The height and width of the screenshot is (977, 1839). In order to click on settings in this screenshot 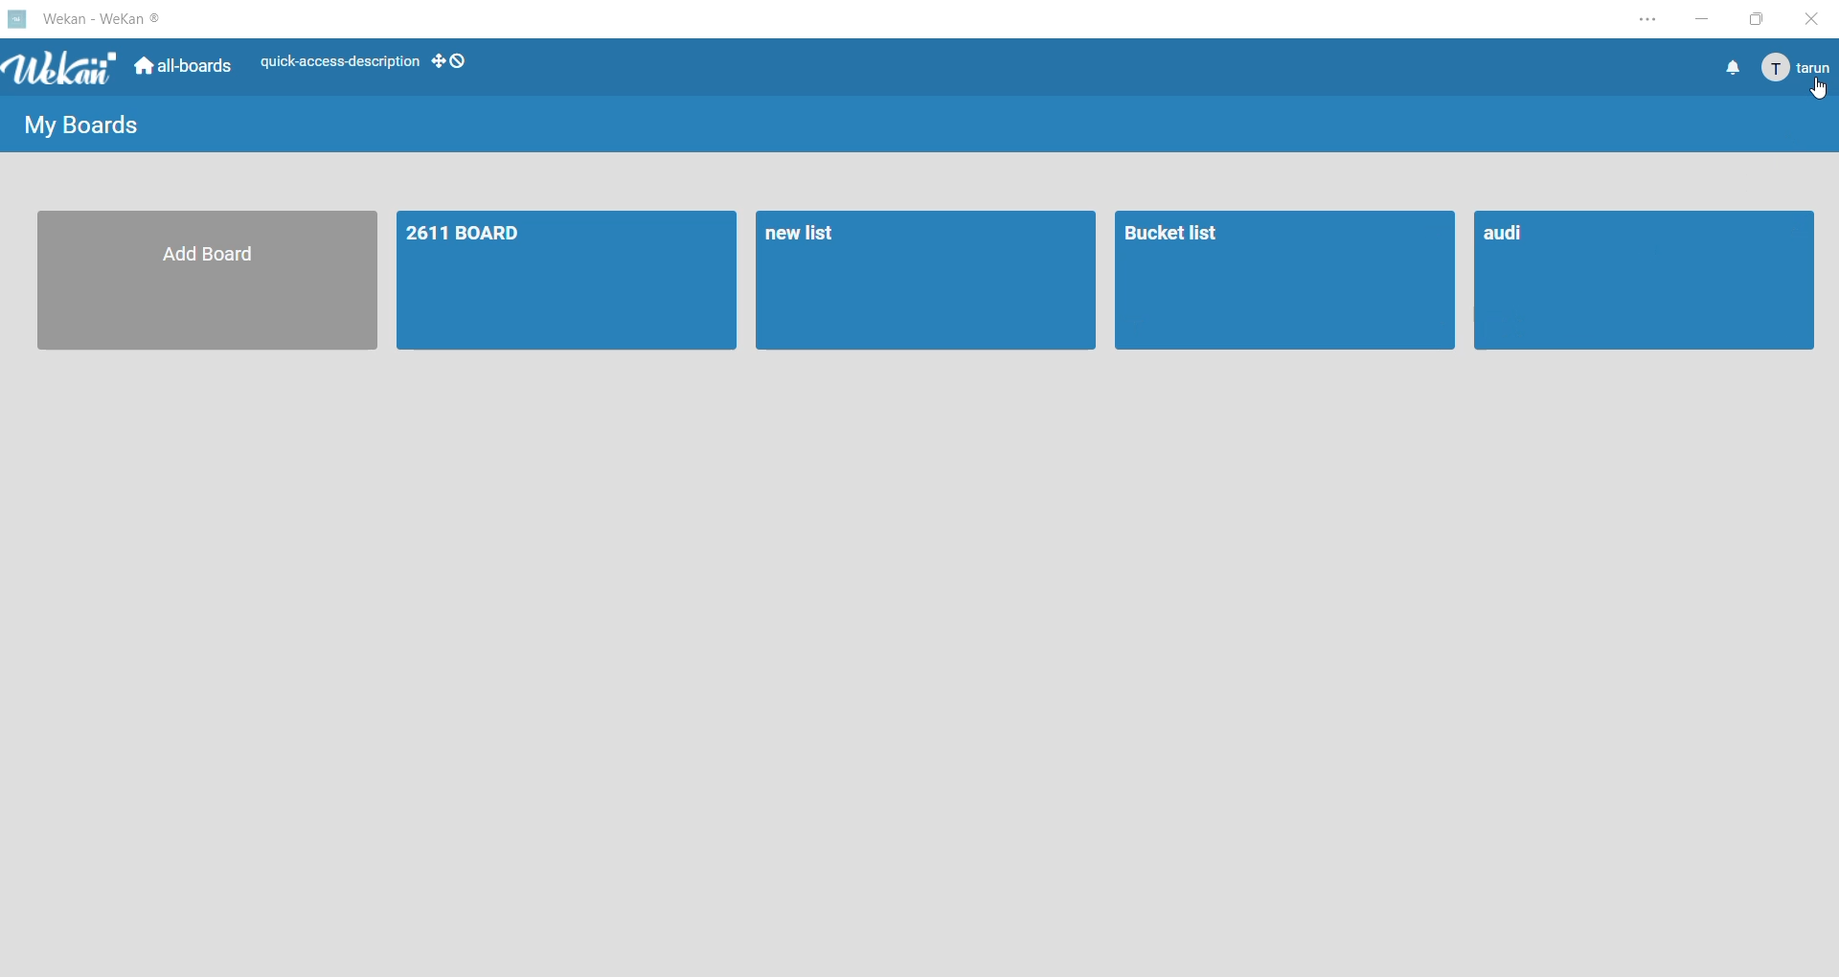, I will do `click(1642, 21)`.